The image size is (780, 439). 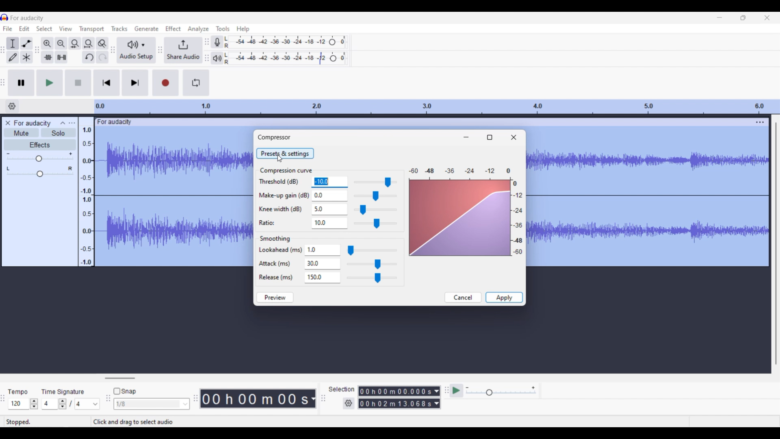 I want to click on View, so click(x=65, y=28).